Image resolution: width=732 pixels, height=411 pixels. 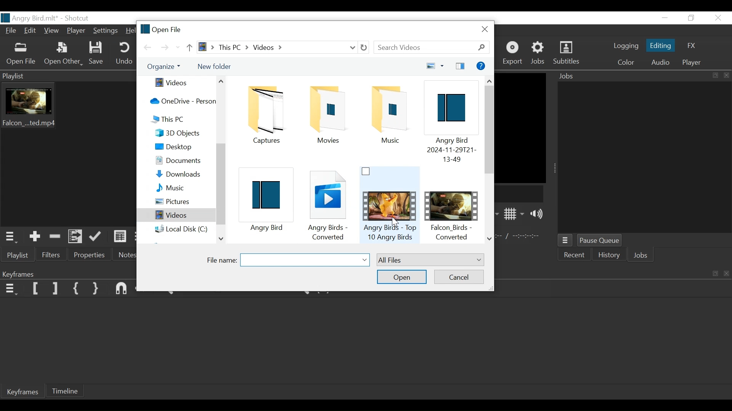 I want to click on Cursor, so click(x=397, y=223).